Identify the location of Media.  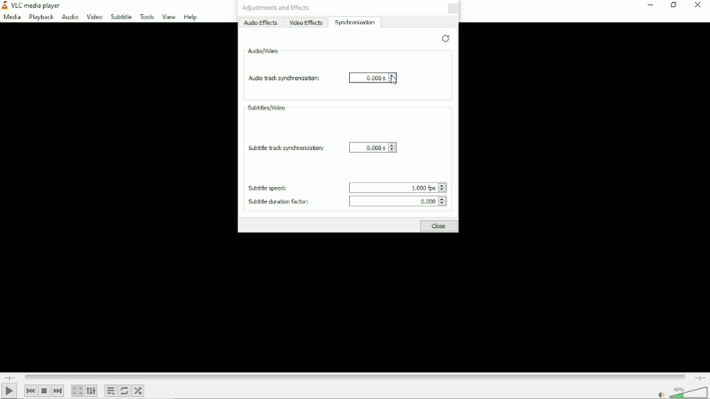
(12, 18).